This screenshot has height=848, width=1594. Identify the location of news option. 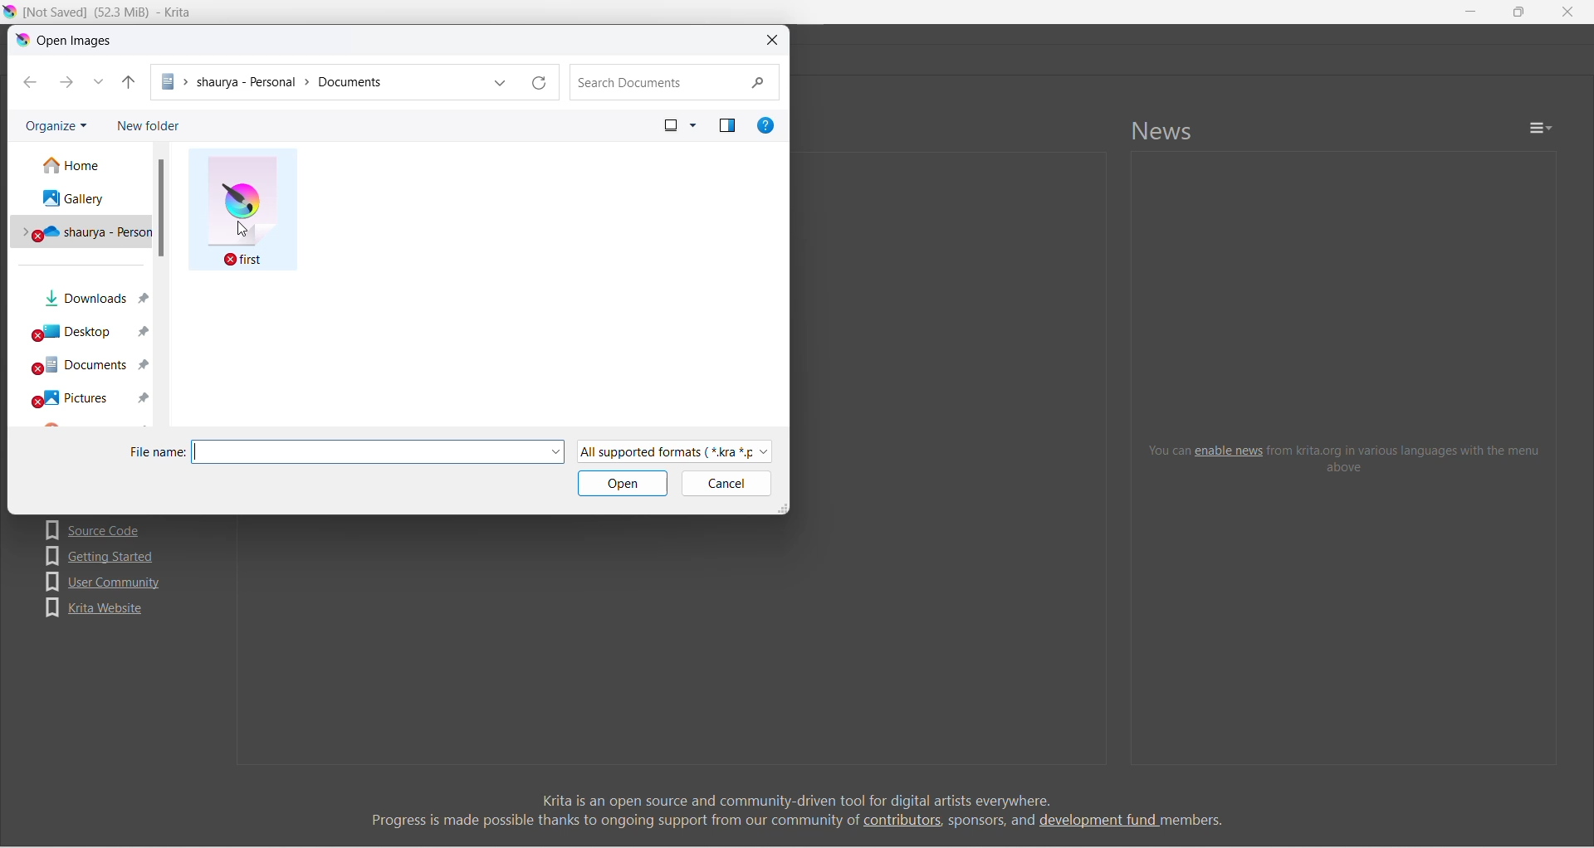
(1541, 128).